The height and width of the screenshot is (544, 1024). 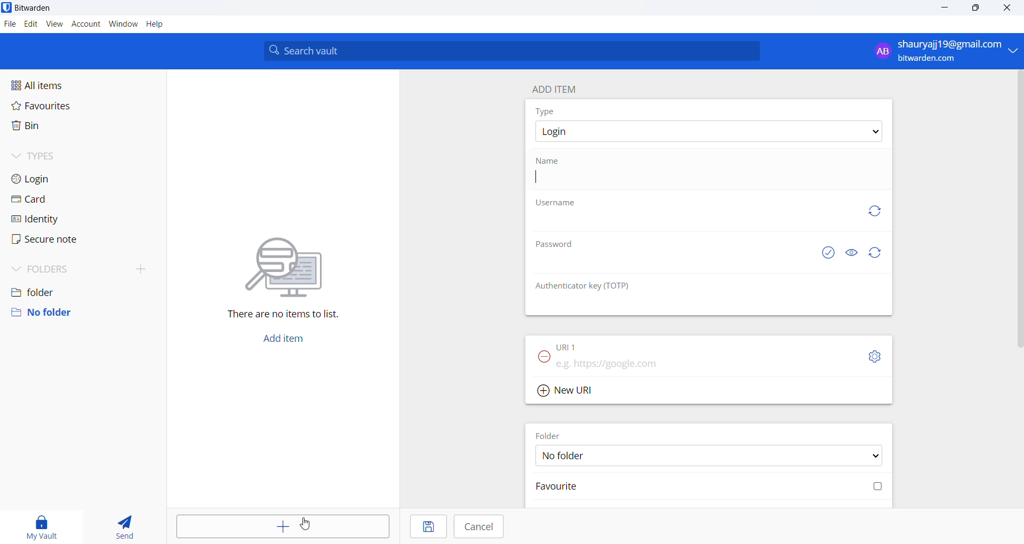 What do you see at coordinates (42, 524) in the screenshot?
I see `my vault` at bounding box center [42, 524].